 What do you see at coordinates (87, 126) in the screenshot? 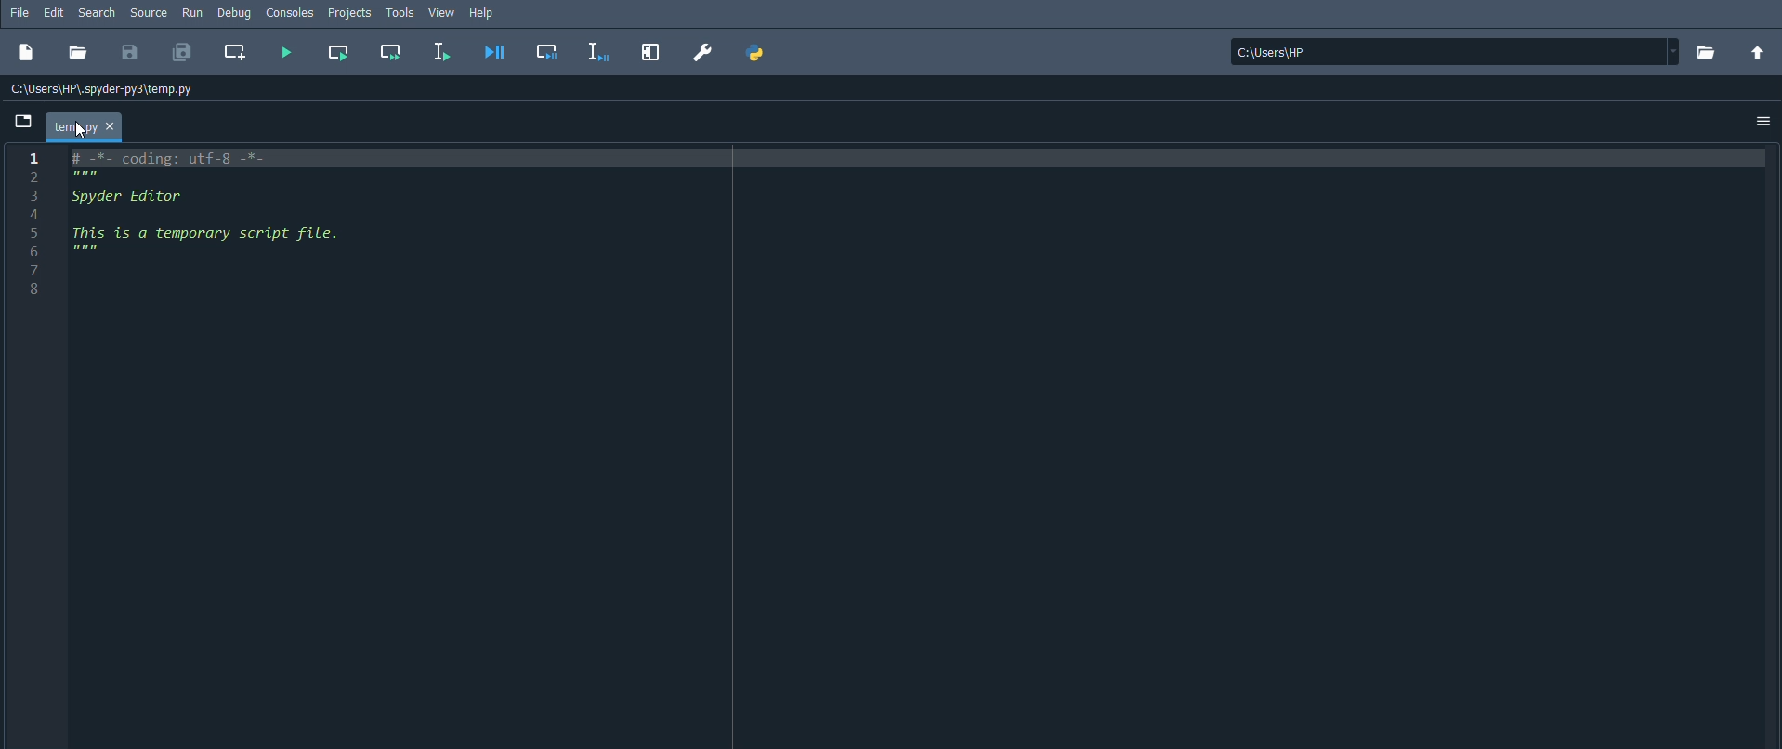
I see `Temporary file` at bounding box center [87, 126].